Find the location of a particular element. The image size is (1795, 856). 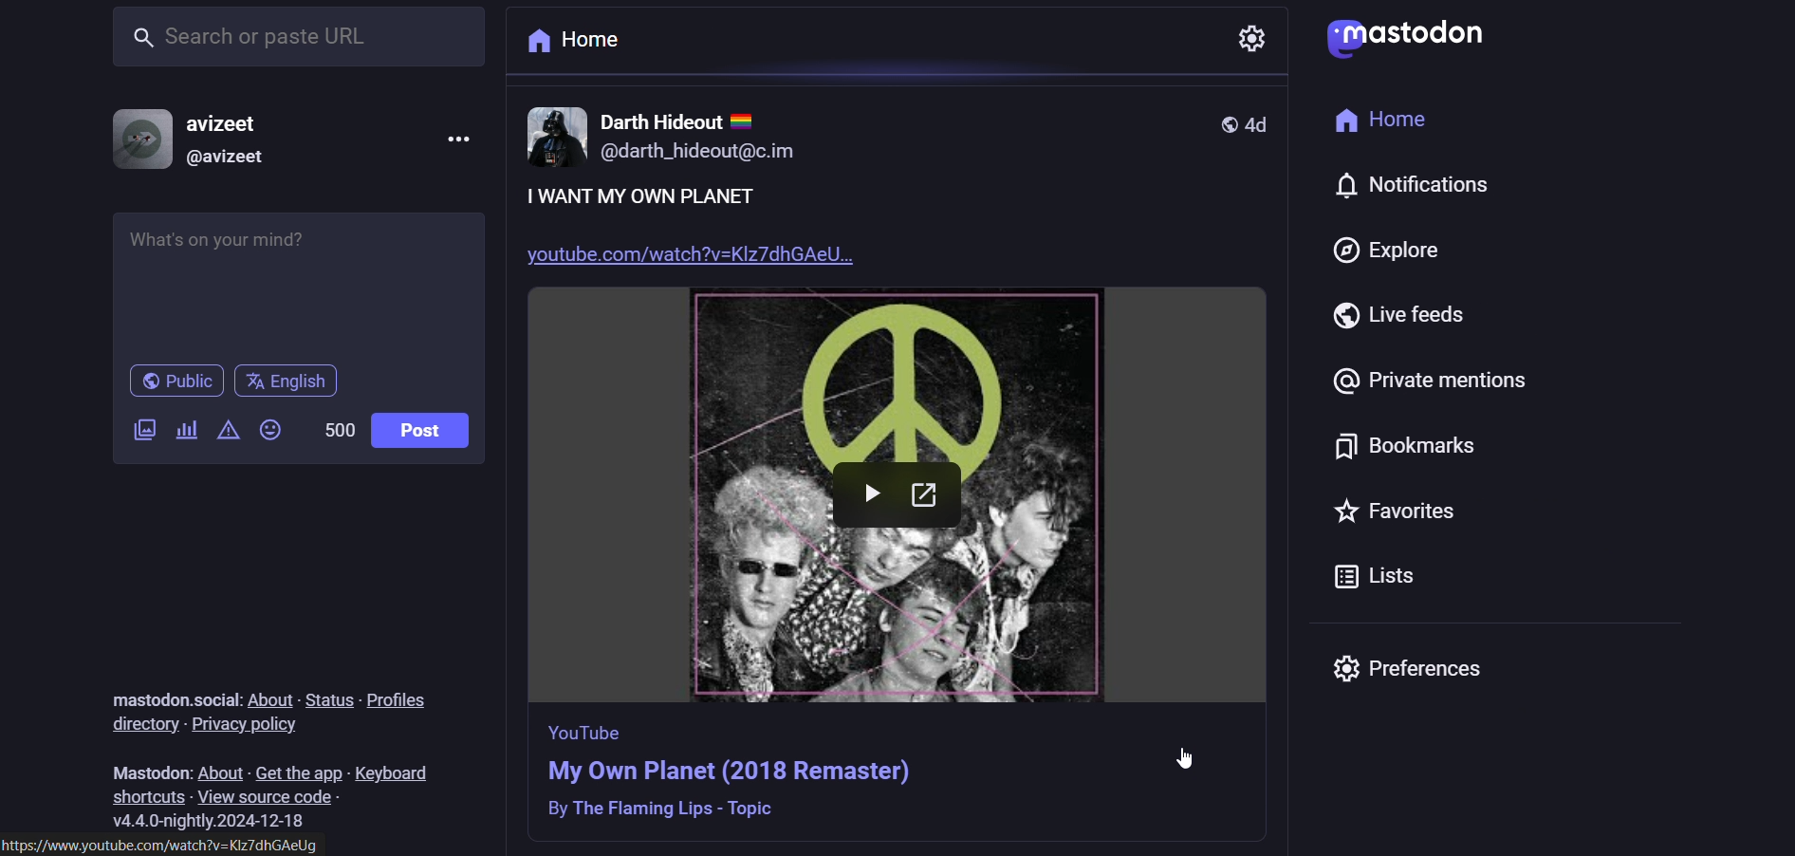

home is located at coordinates (594, 44).